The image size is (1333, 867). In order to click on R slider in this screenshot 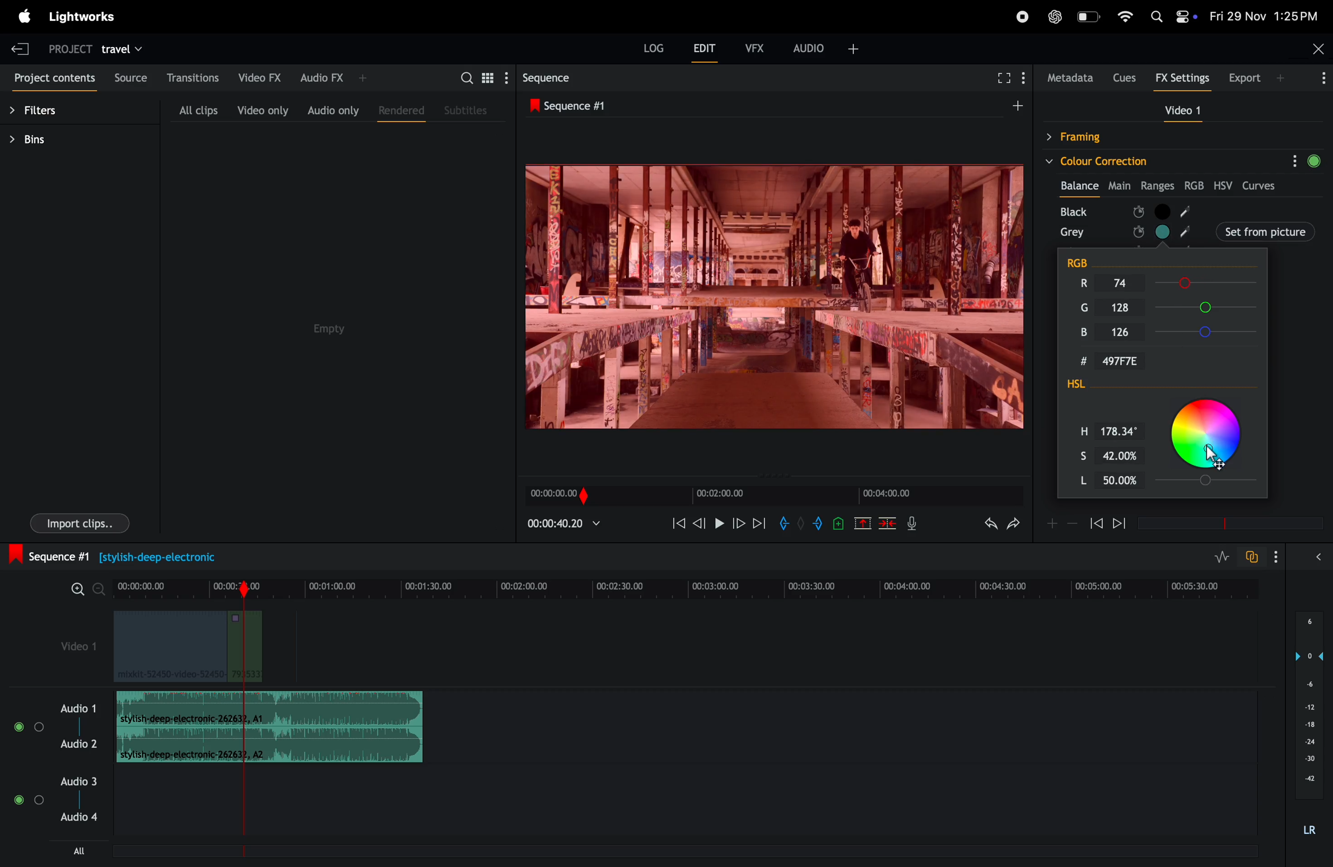, I will do `click(1208, 283)`.